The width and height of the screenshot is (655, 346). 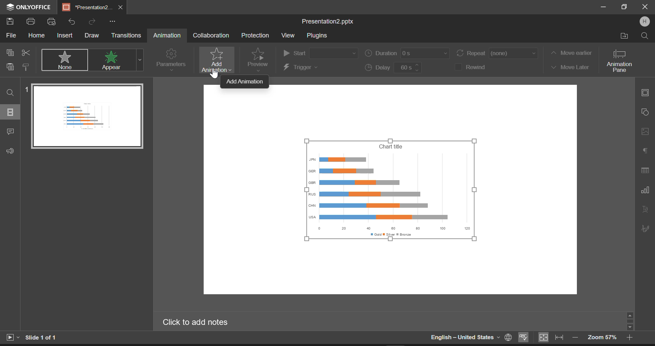 What do you see at coordinates (497, 54) in the screenshot?
I see `Repeat` at bounding box center [497, 54].